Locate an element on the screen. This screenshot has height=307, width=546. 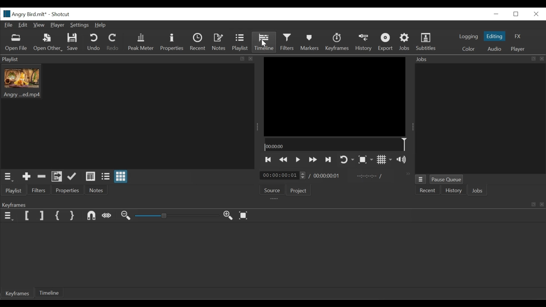
Job menu is located at coordinates (422, 180).